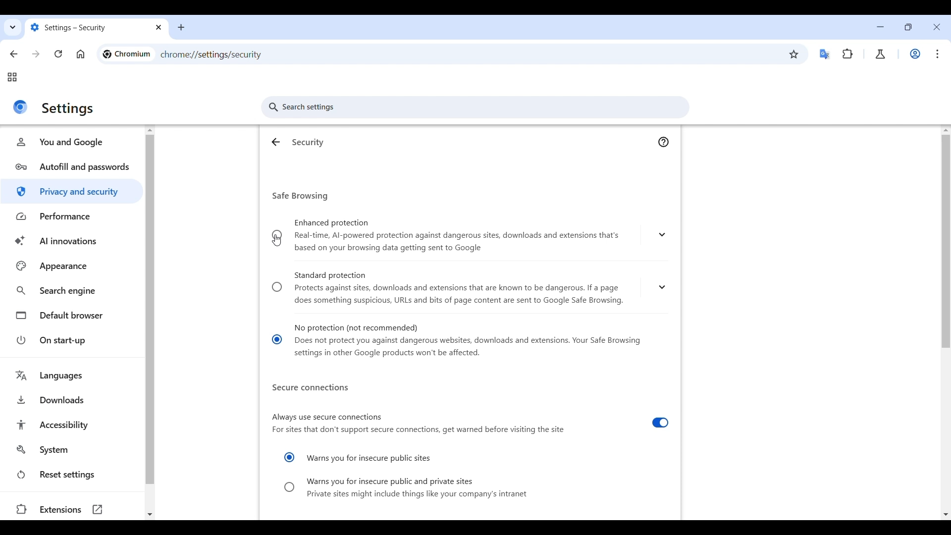 The image size is (951, 535). What do you see at coordinates (68, 109) in the screenshot?
I see `settings` at bounding box center [68, 109].